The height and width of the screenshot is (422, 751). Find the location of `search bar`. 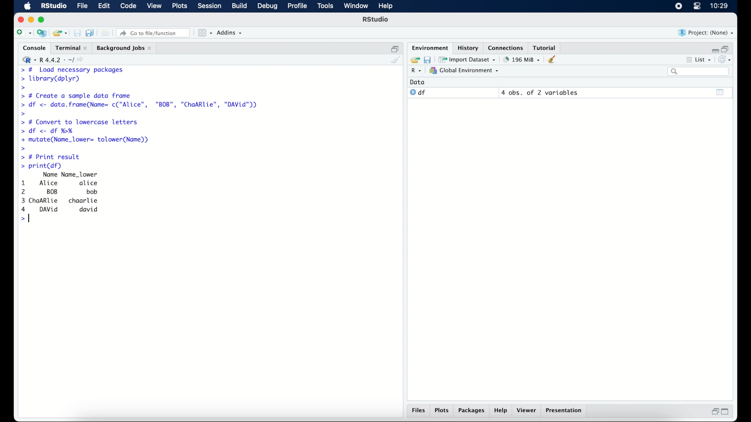

search bar is located at coordinates (698, 72).